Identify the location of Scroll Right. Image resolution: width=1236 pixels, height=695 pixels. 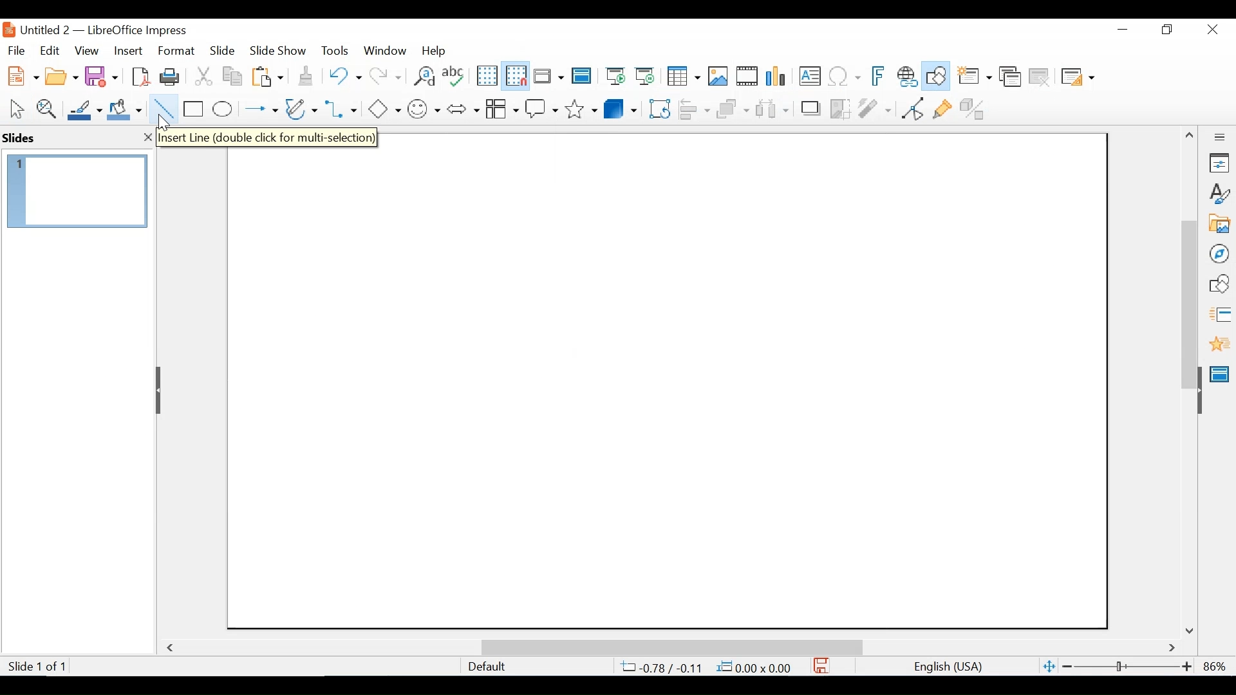
(1172, 649).